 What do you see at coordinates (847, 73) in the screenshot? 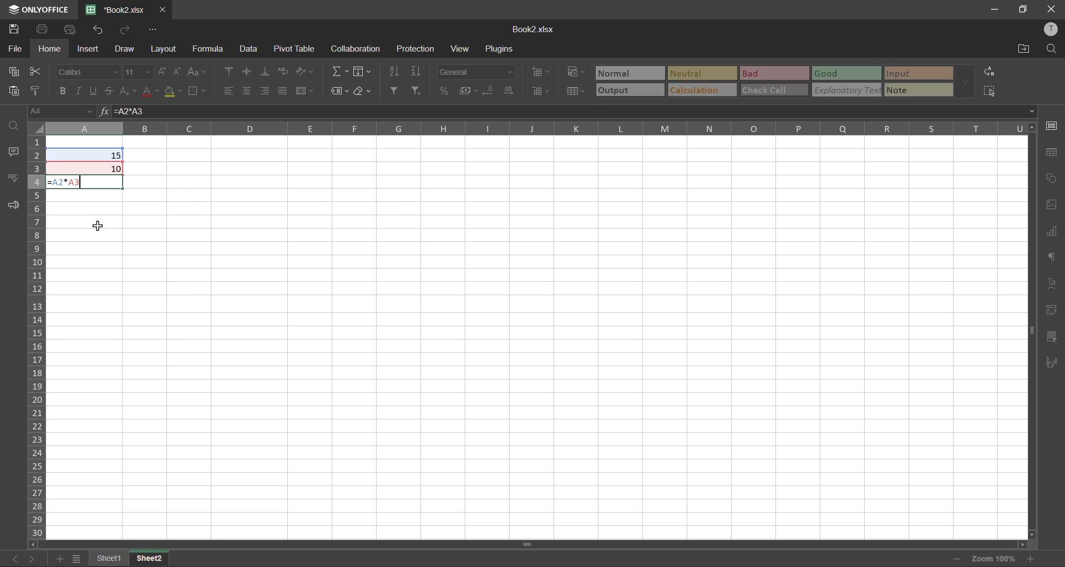
I see `good` at bounding box center [847, 73].